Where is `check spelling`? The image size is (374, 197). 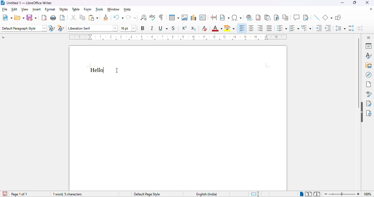
check spelling is located at coordinates (153, 17).